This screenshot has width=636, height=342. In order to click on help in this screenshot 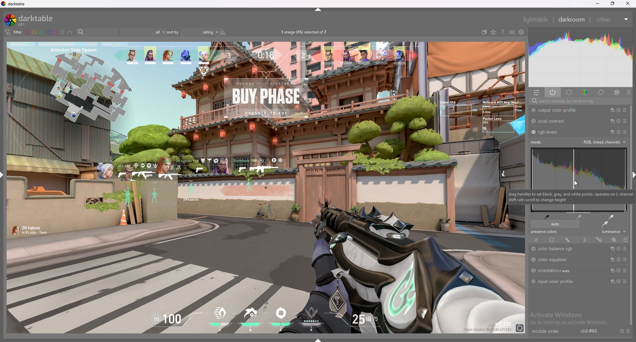, I will do `click(503, 32)`.